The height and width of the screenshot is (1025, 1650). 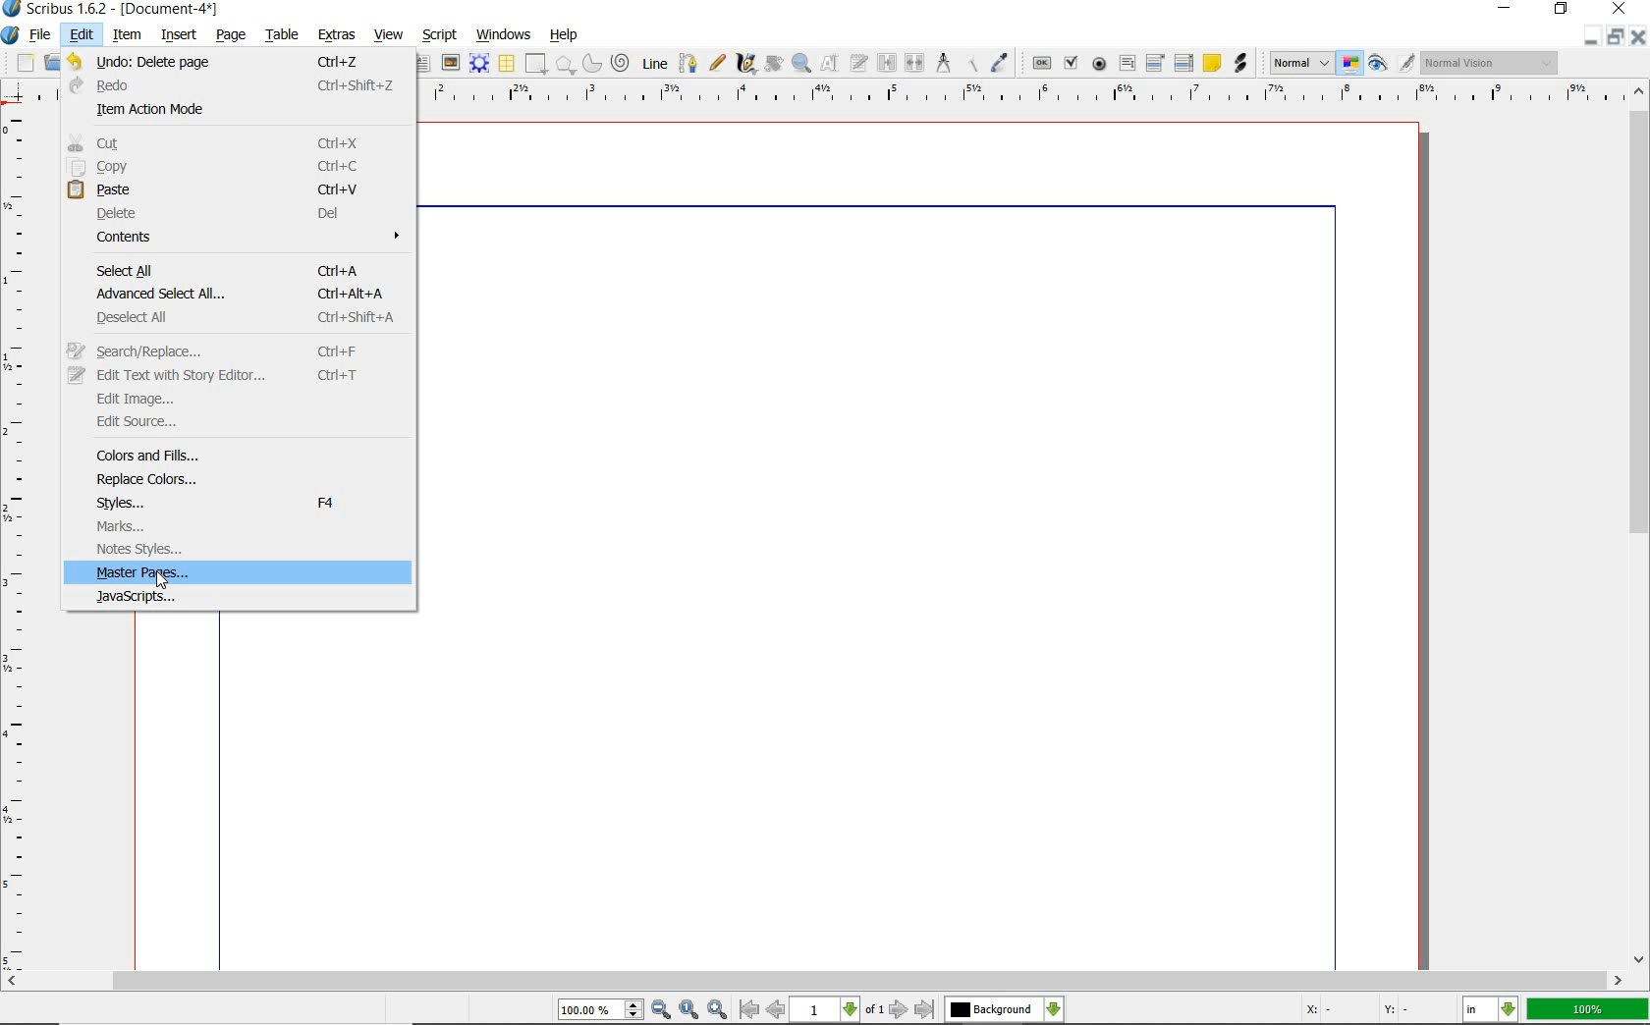 I want to click on paste, so click(x=239, y=189).